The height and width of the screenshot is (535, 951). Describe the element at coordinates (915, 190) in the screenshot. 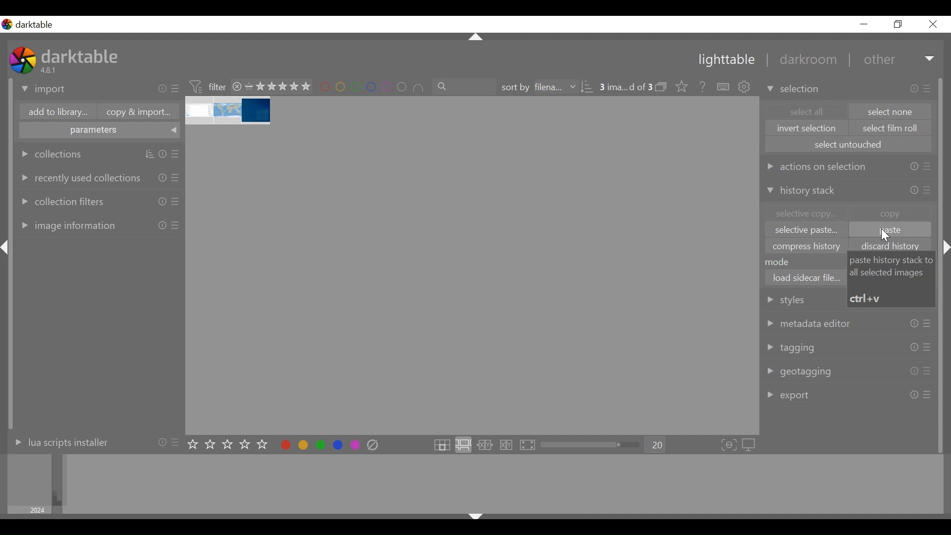

I see `info` at that location.